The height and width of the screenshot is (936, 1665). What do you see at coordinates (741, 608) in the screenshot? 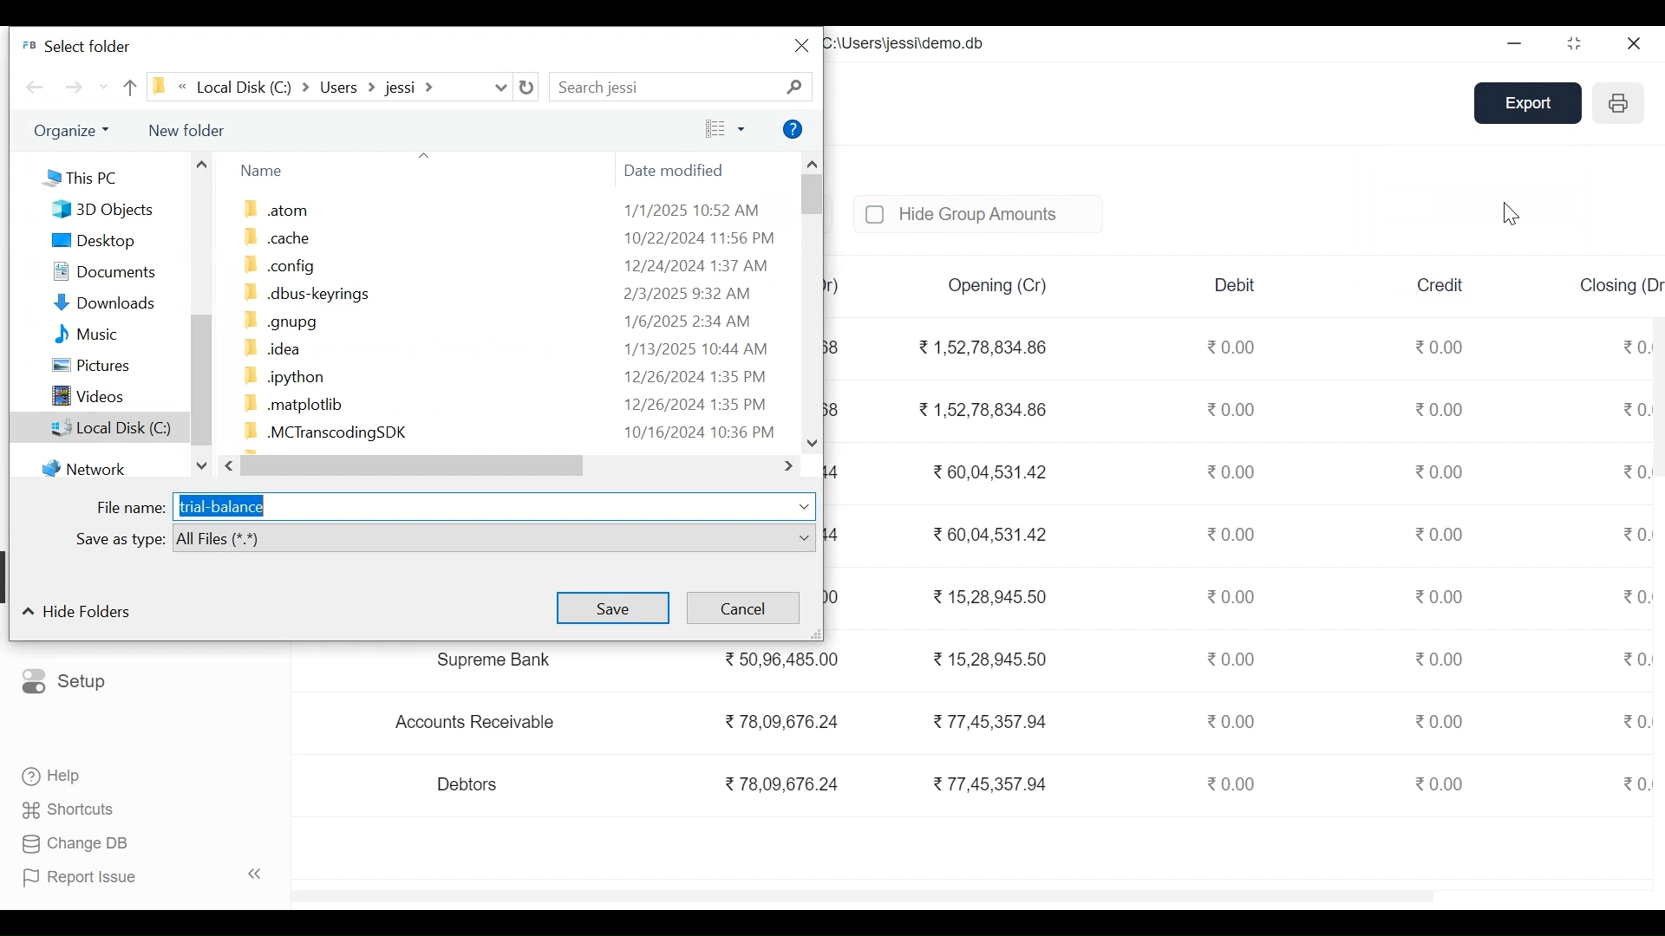
I see `Cancel` at bounding box center [741, 608].